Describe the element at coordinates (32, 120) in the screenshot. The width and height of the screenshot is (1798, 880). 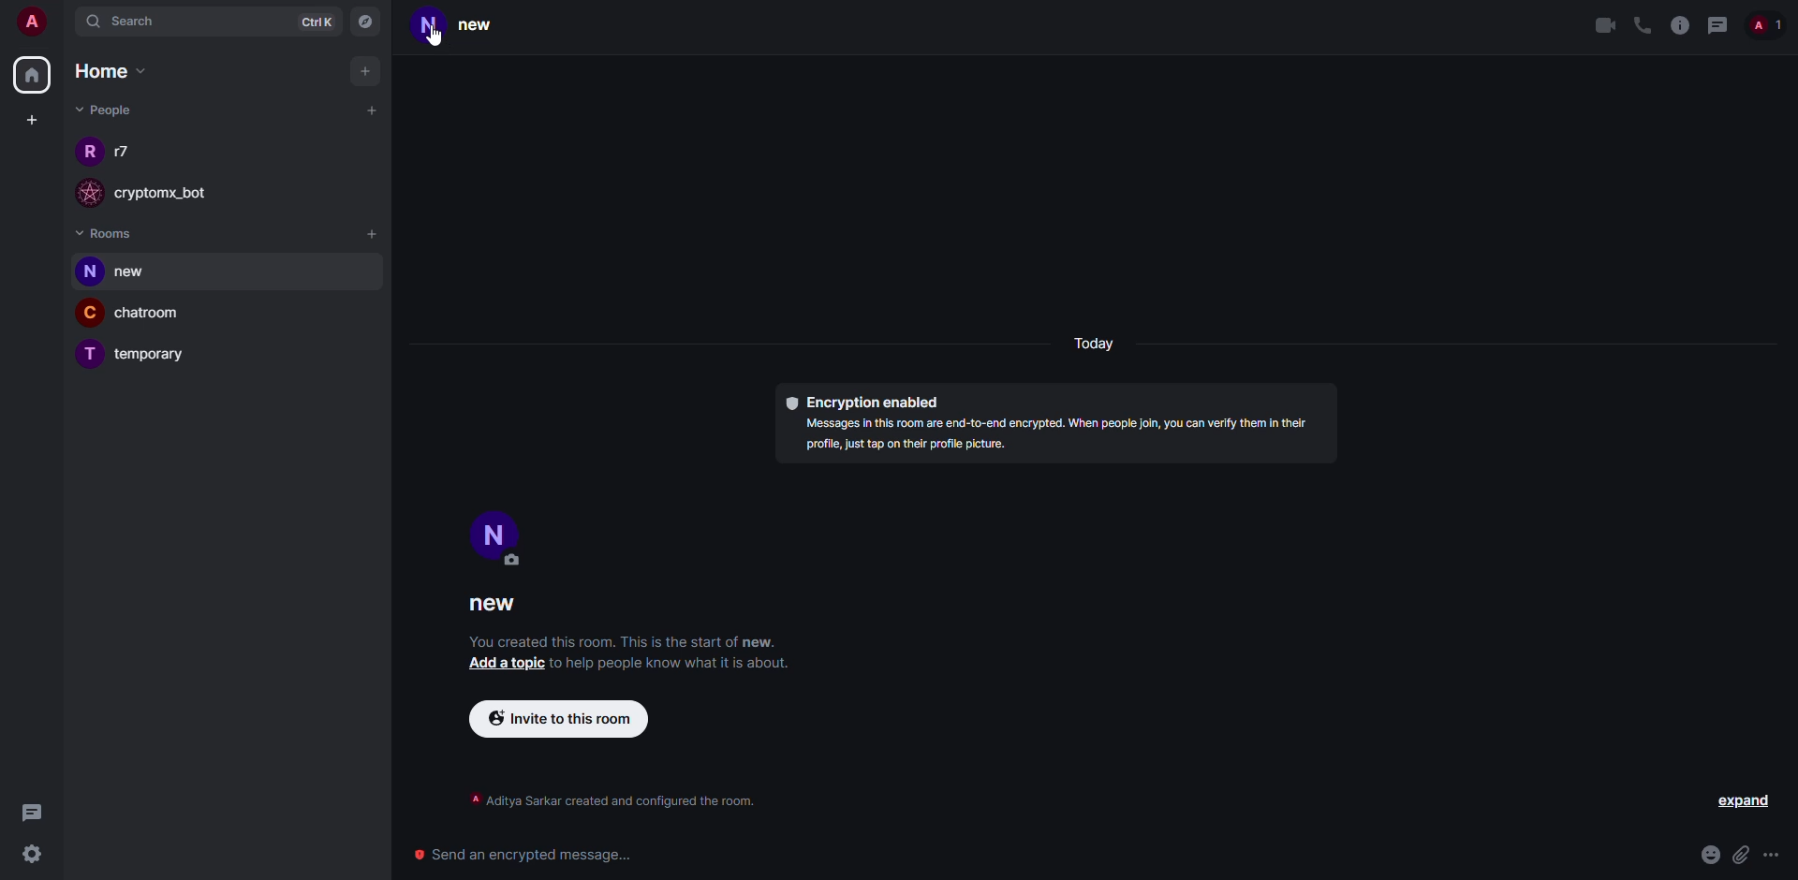
I see `create space` at that location.